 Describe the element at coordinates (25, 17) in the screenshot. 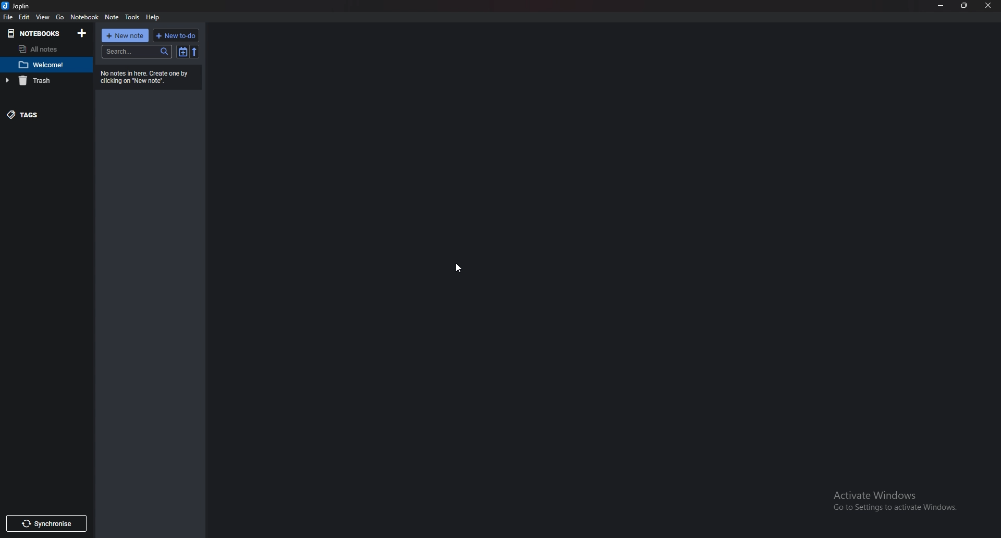

I see `edit` at that location.